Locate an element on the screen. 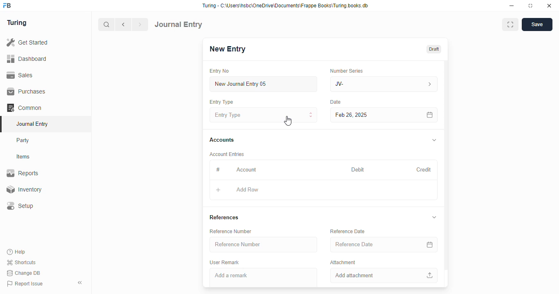  calendar icon is located at coordinates (430, 245).